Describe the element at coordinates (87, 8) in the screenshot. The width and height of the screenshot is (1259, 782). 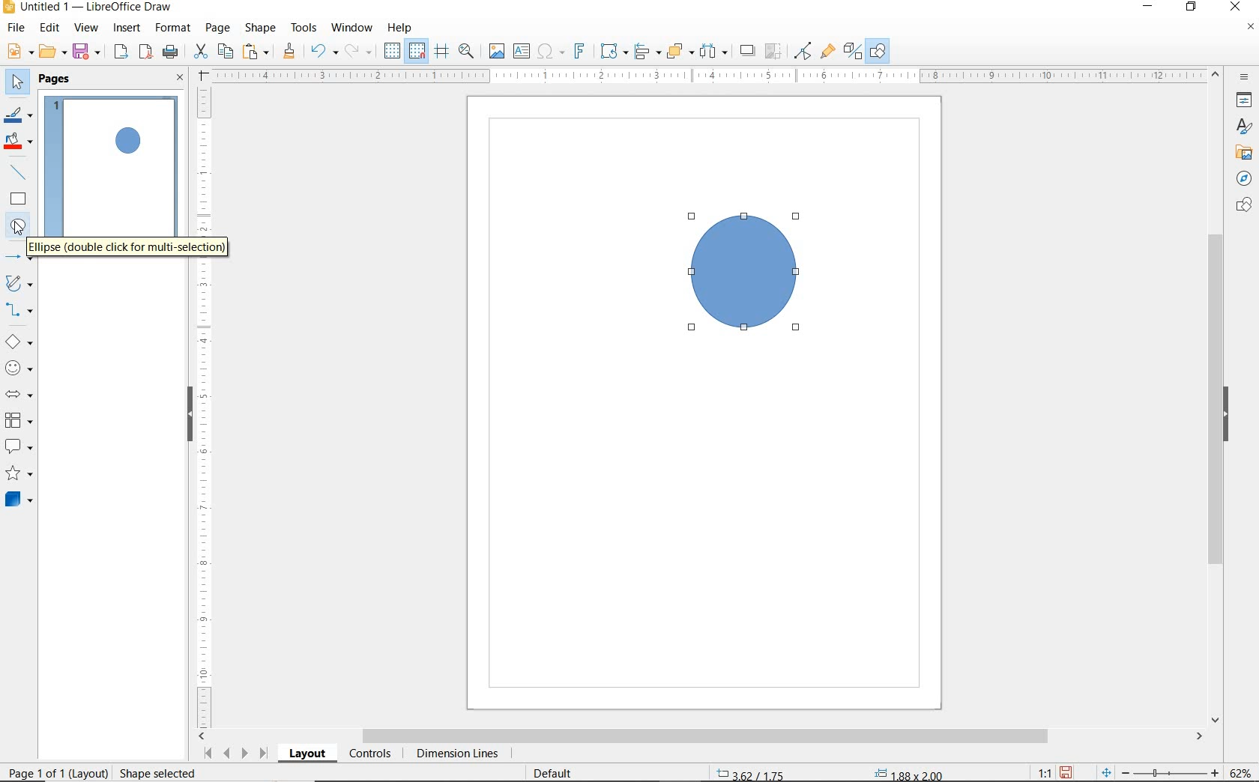
I see `FILE NAME` at that location.